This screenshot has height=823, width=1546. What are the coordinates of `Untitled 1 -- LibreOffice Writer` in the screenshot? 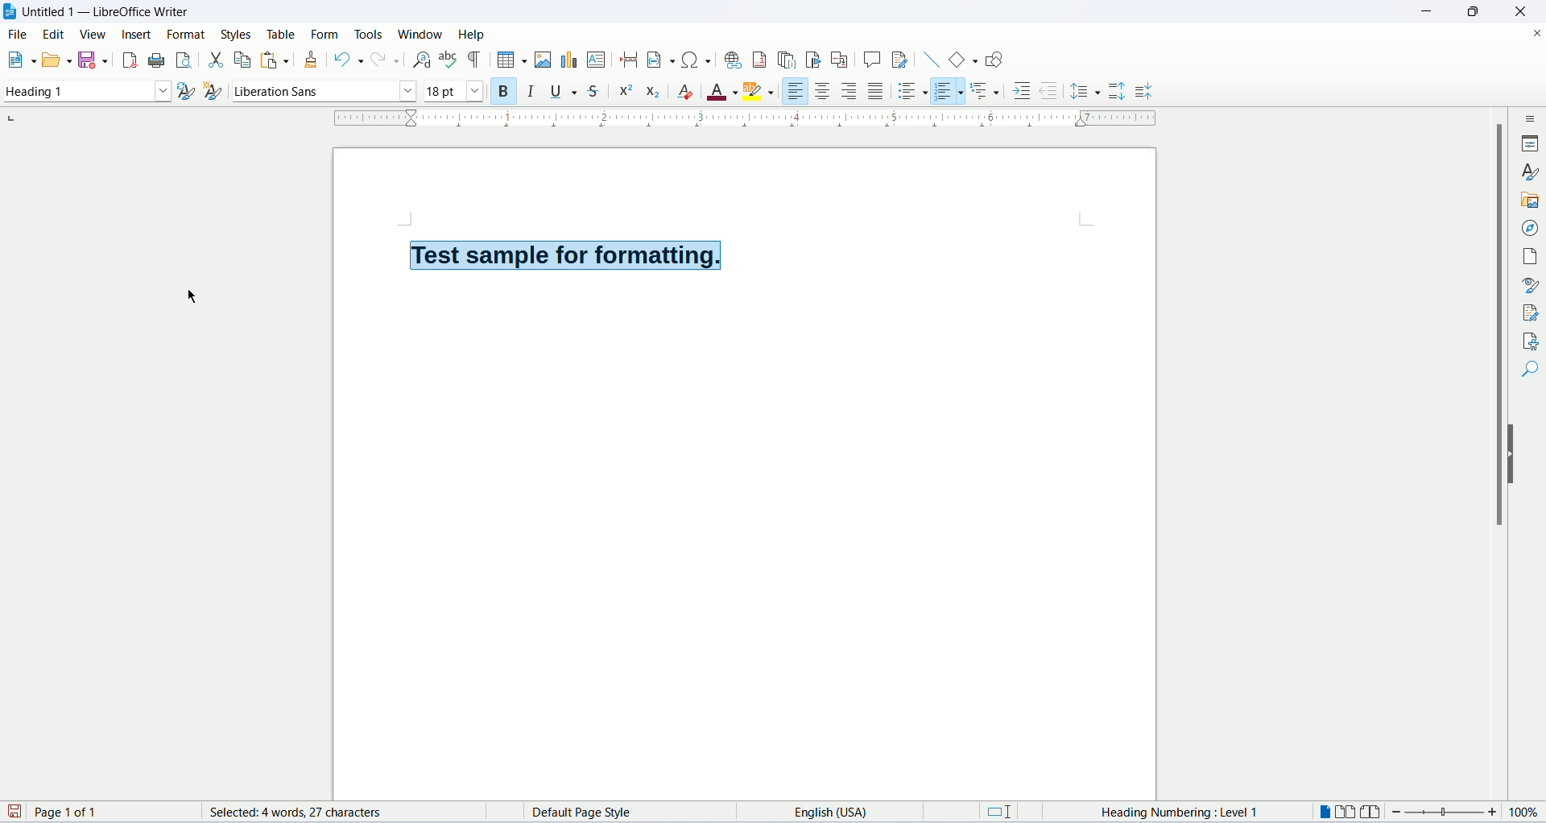 It's located at (108, 13).